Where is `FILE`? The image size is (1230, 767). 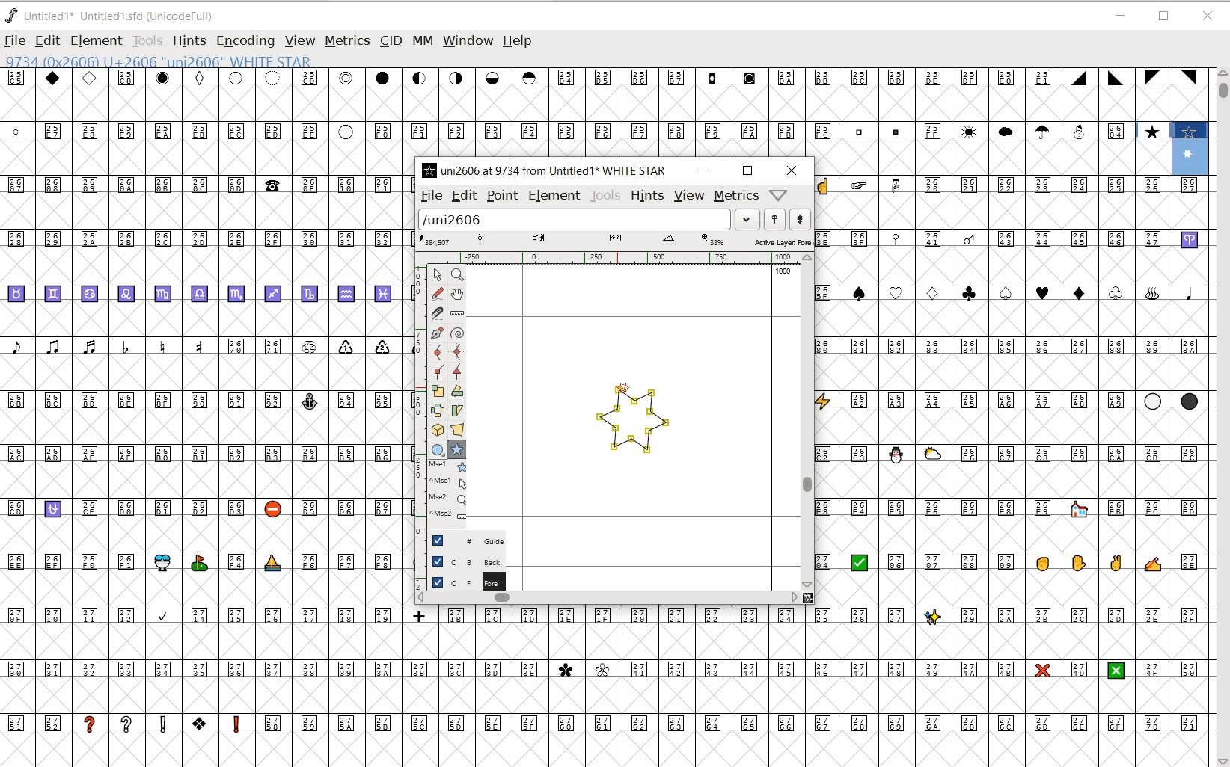
FILE is located at coordinates (14, 42).